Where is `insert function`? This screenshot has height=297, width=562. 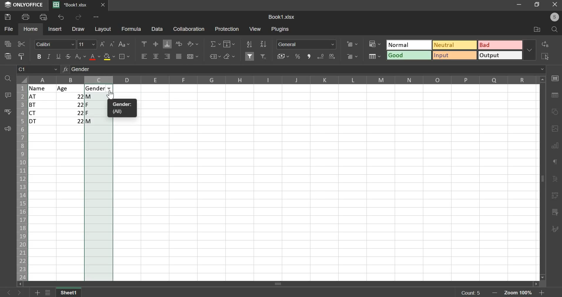
insert function is located at coordinates (303, 70).